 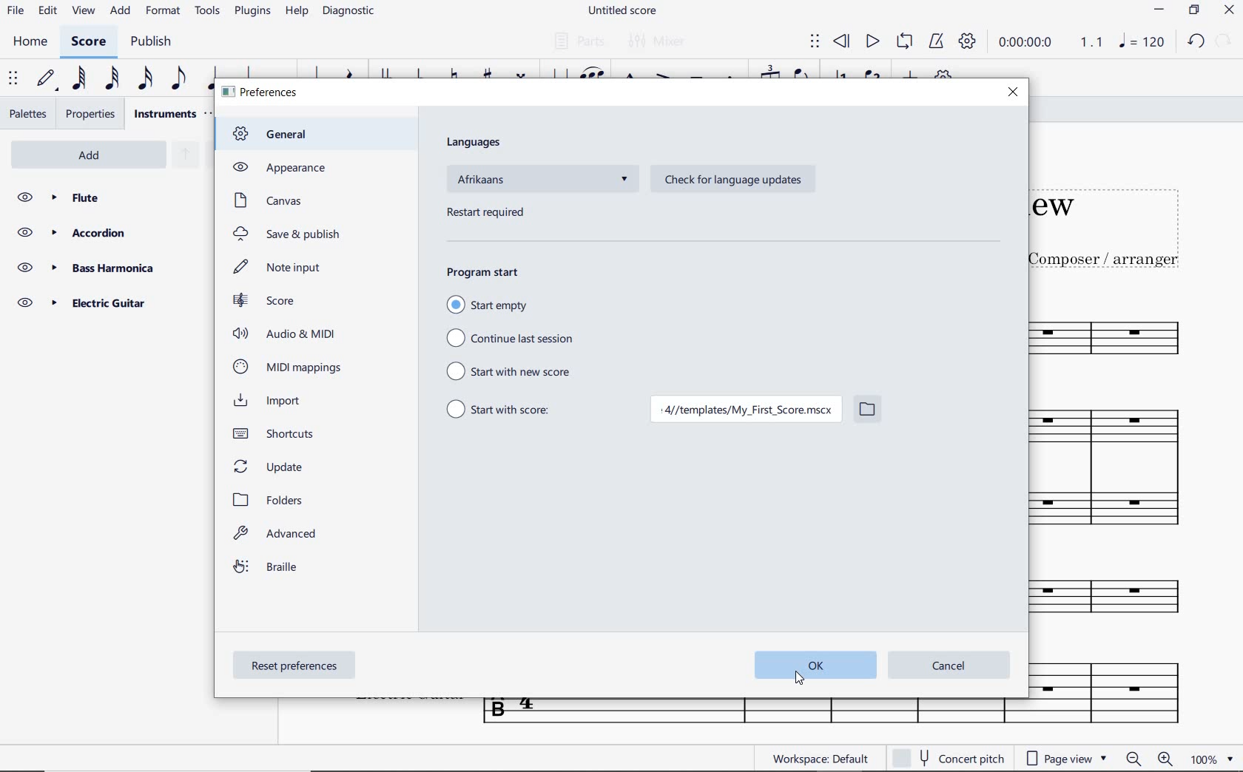 What do you see at coordinates (1127, 336) in the screenshot?
I see `Instrument: Flute` at bounding box center [1127, 336].